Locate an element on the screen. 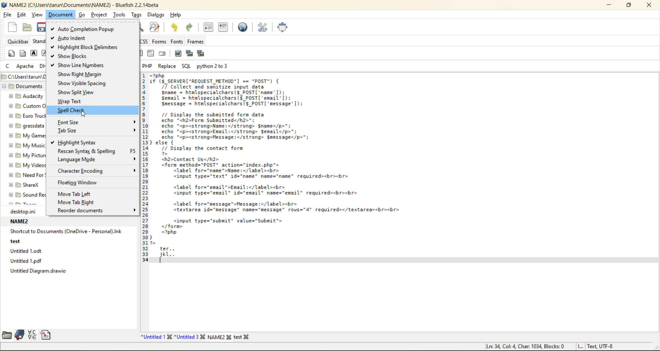 Image resolution: width=660 pixels, height=351 pixels. new is located at coordinates (14, 26).